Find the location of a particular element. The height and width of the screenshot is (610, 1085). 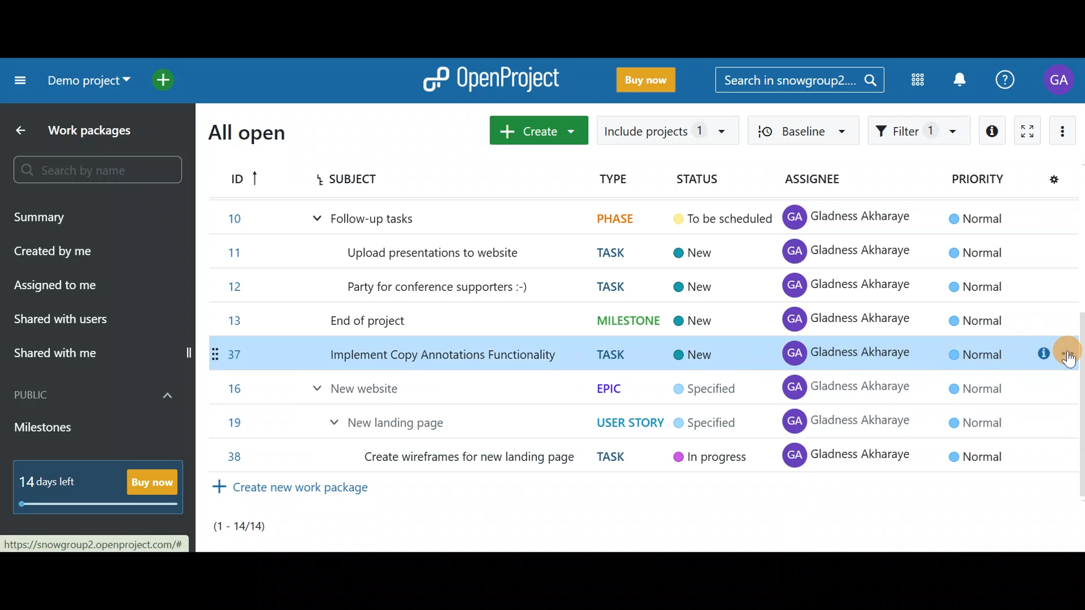

Demo project is located at coordinates (85, 83).